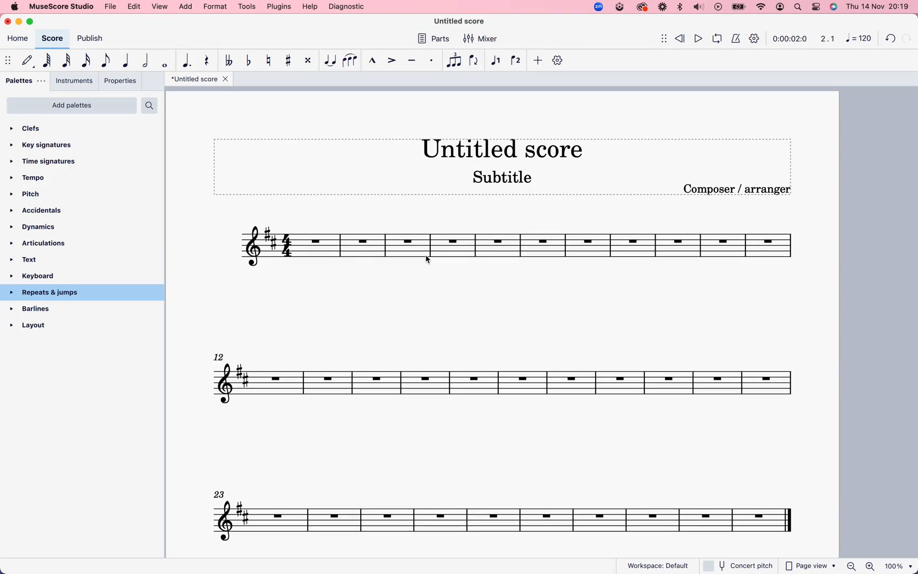 This screenshot has width=918, height=574. Describe the element at coordinates (857, 39) in the screenshot. I see `number` at that location.